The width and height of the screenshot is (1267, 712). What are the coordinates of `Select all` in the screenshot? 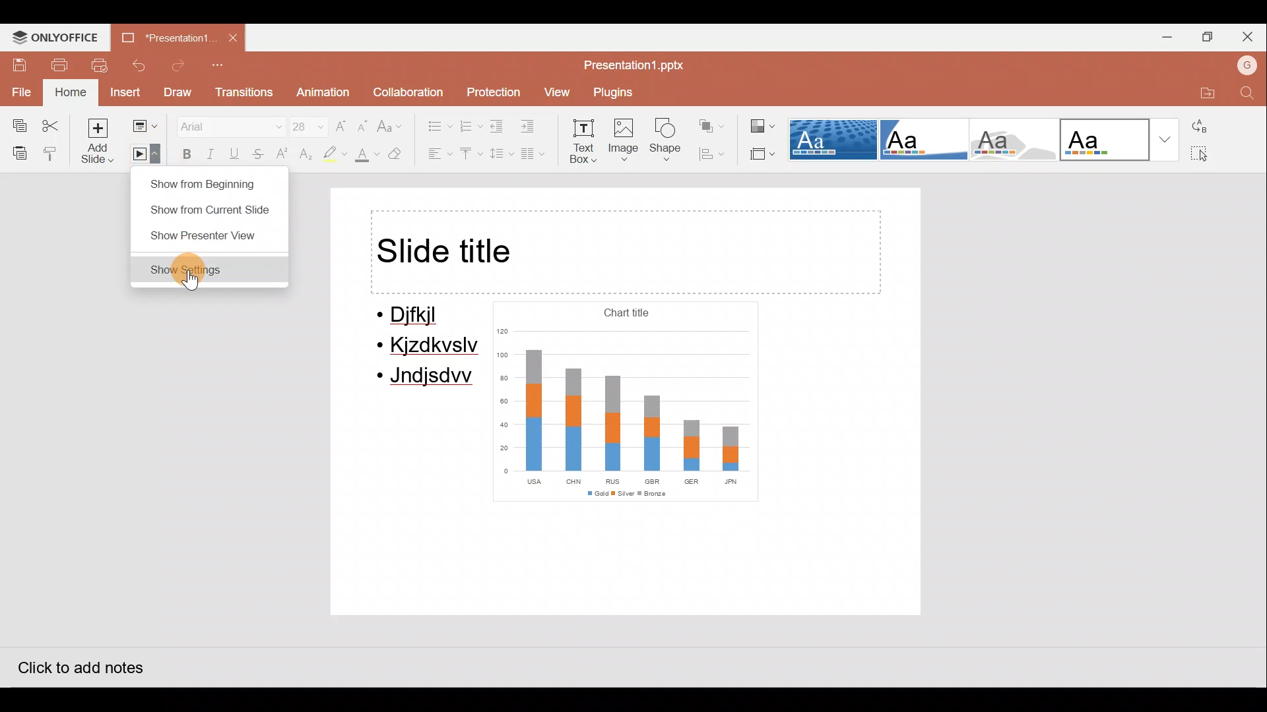 It's located at (1206, 154).